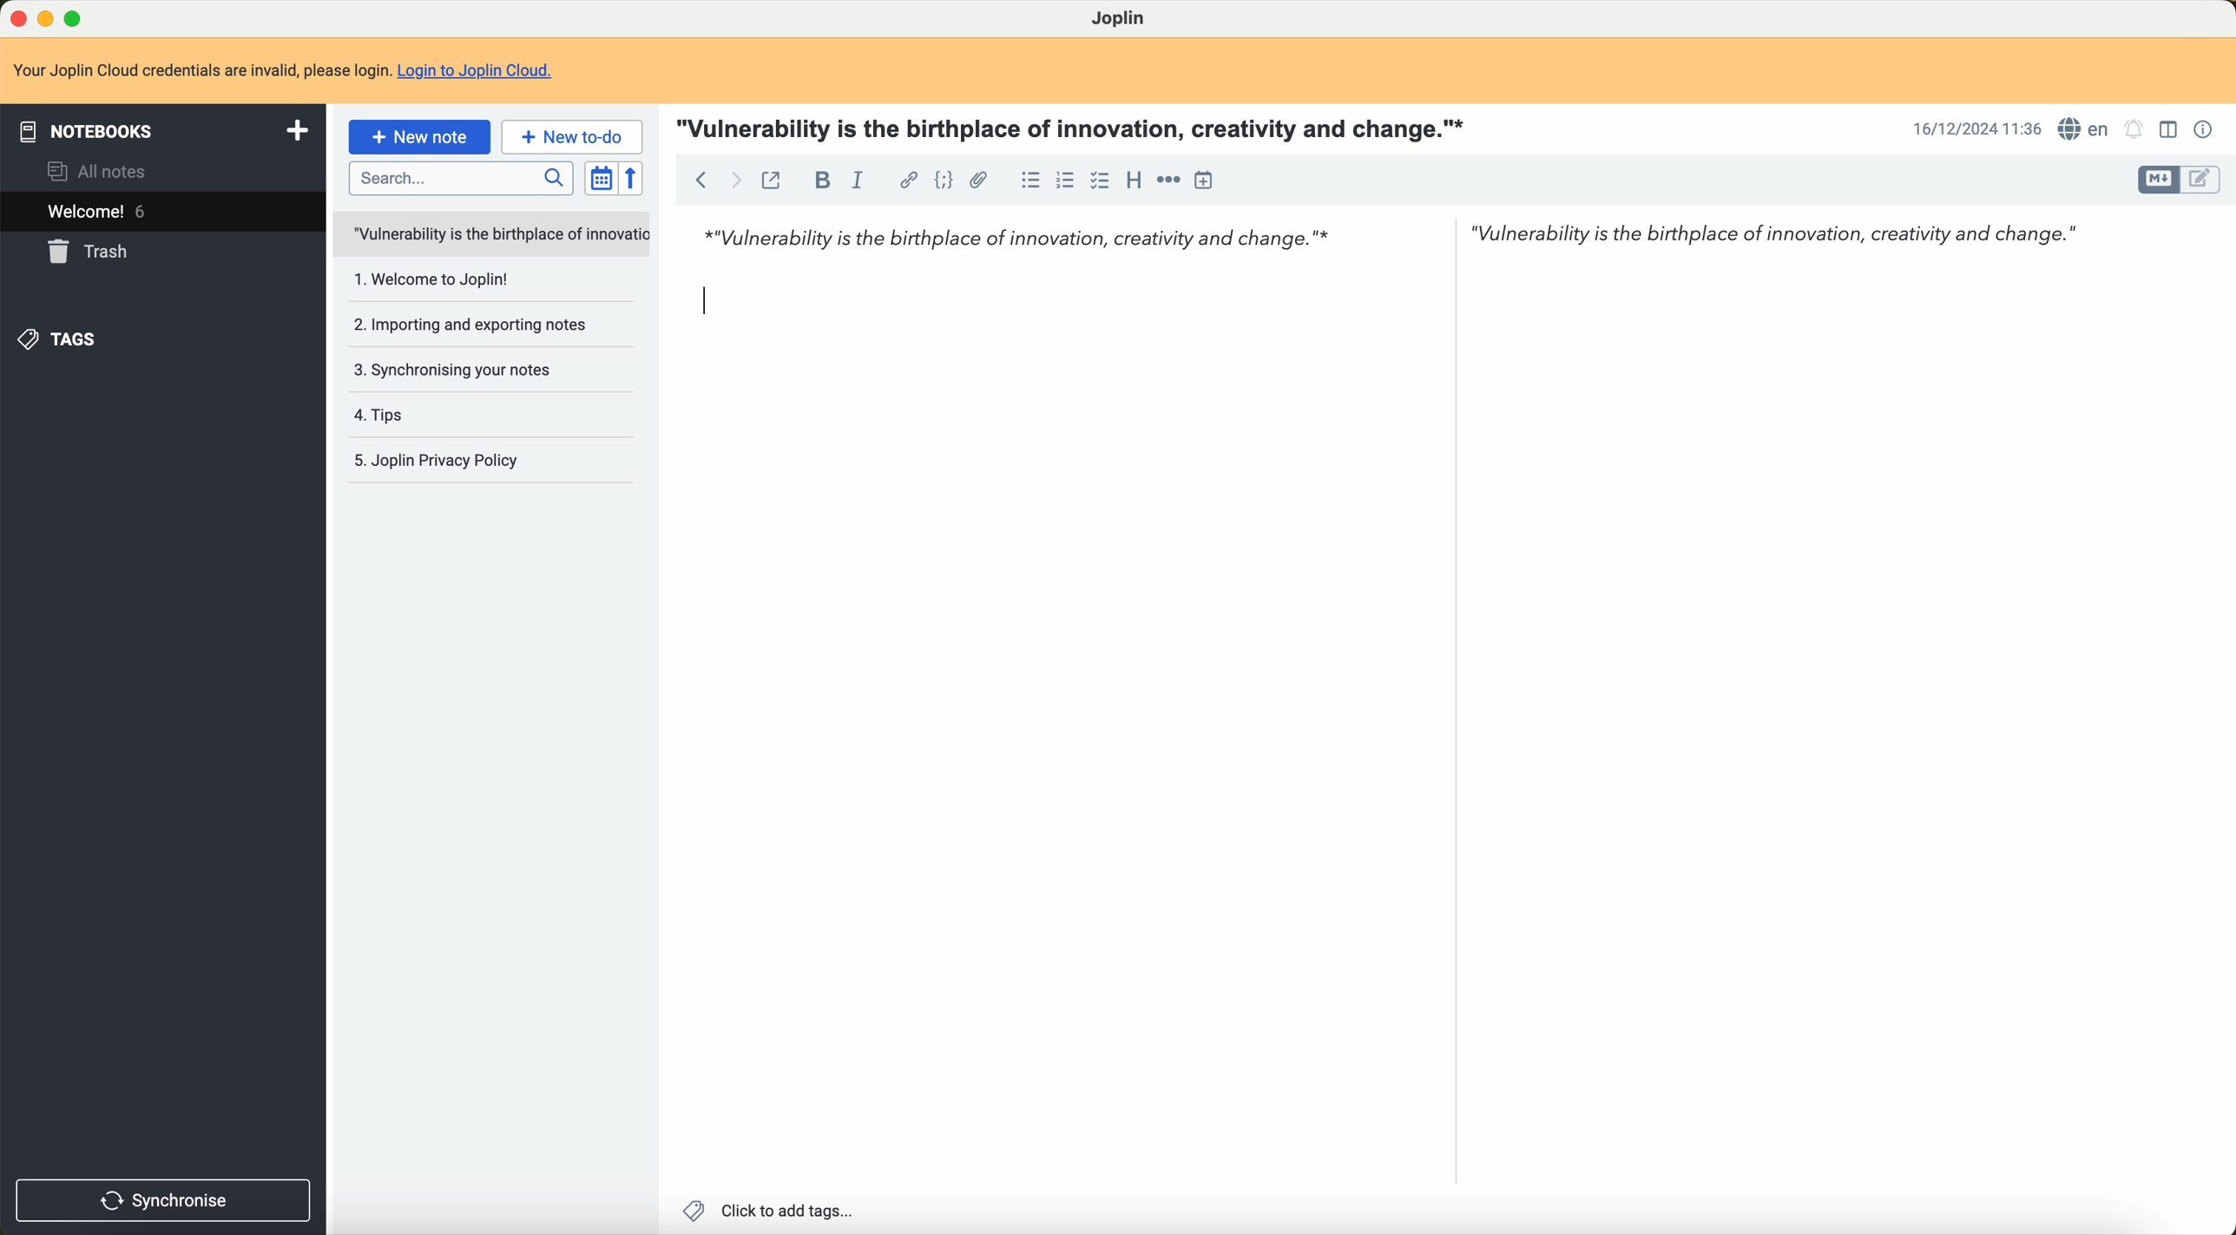  Describe the element at coordinates (708, 300) in the screenshot. I see `Input Cursor` at that location.